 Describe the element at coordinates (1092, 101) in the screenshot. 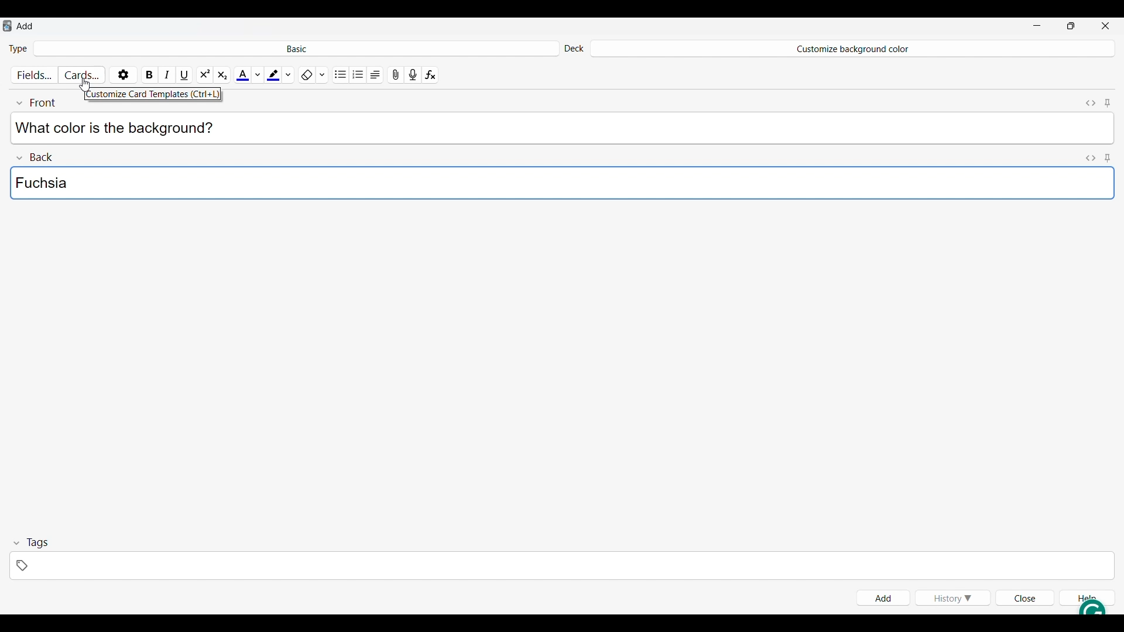

I see `Toggle HTML editor` at that location.